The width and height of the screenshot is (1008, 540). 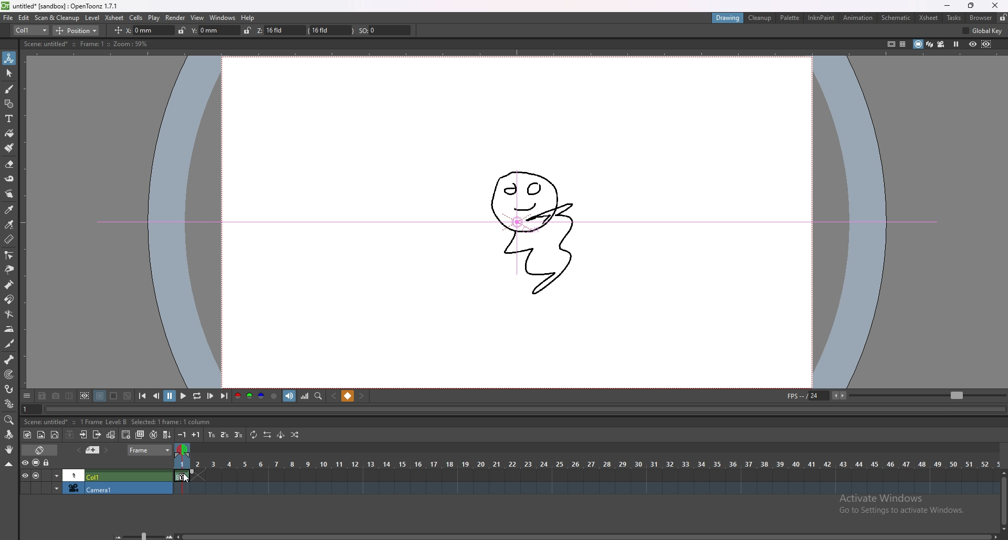 I want to click on decrease step, so click(x=183, y=435).